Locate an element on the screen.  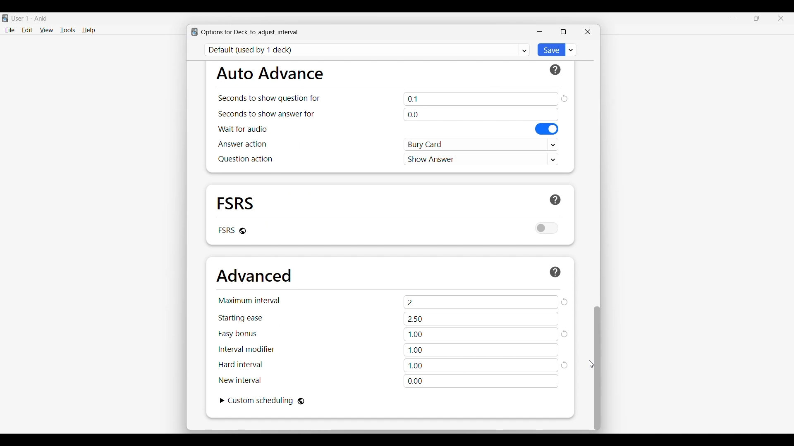
Close interface is located at coordinates (781, 18).